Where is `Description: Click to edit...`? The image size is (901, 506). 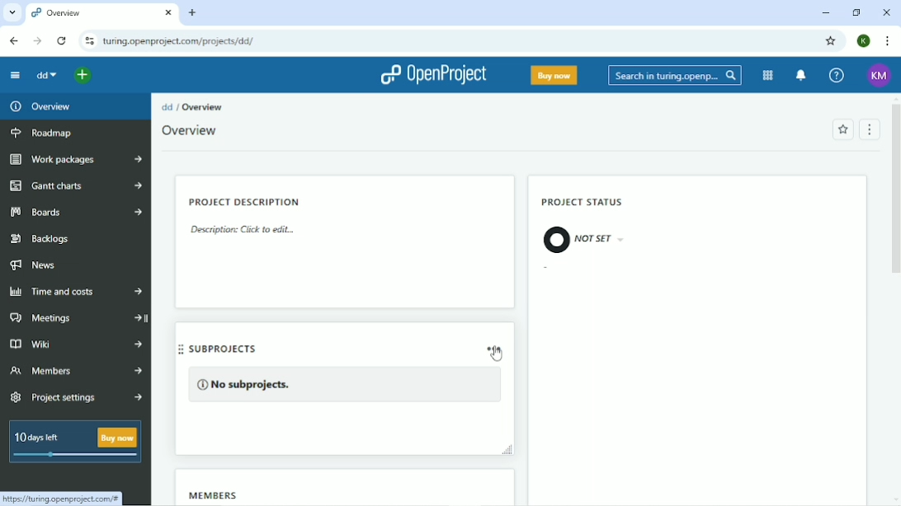
Description: Click to edit... is located at coordinates (246, 232).